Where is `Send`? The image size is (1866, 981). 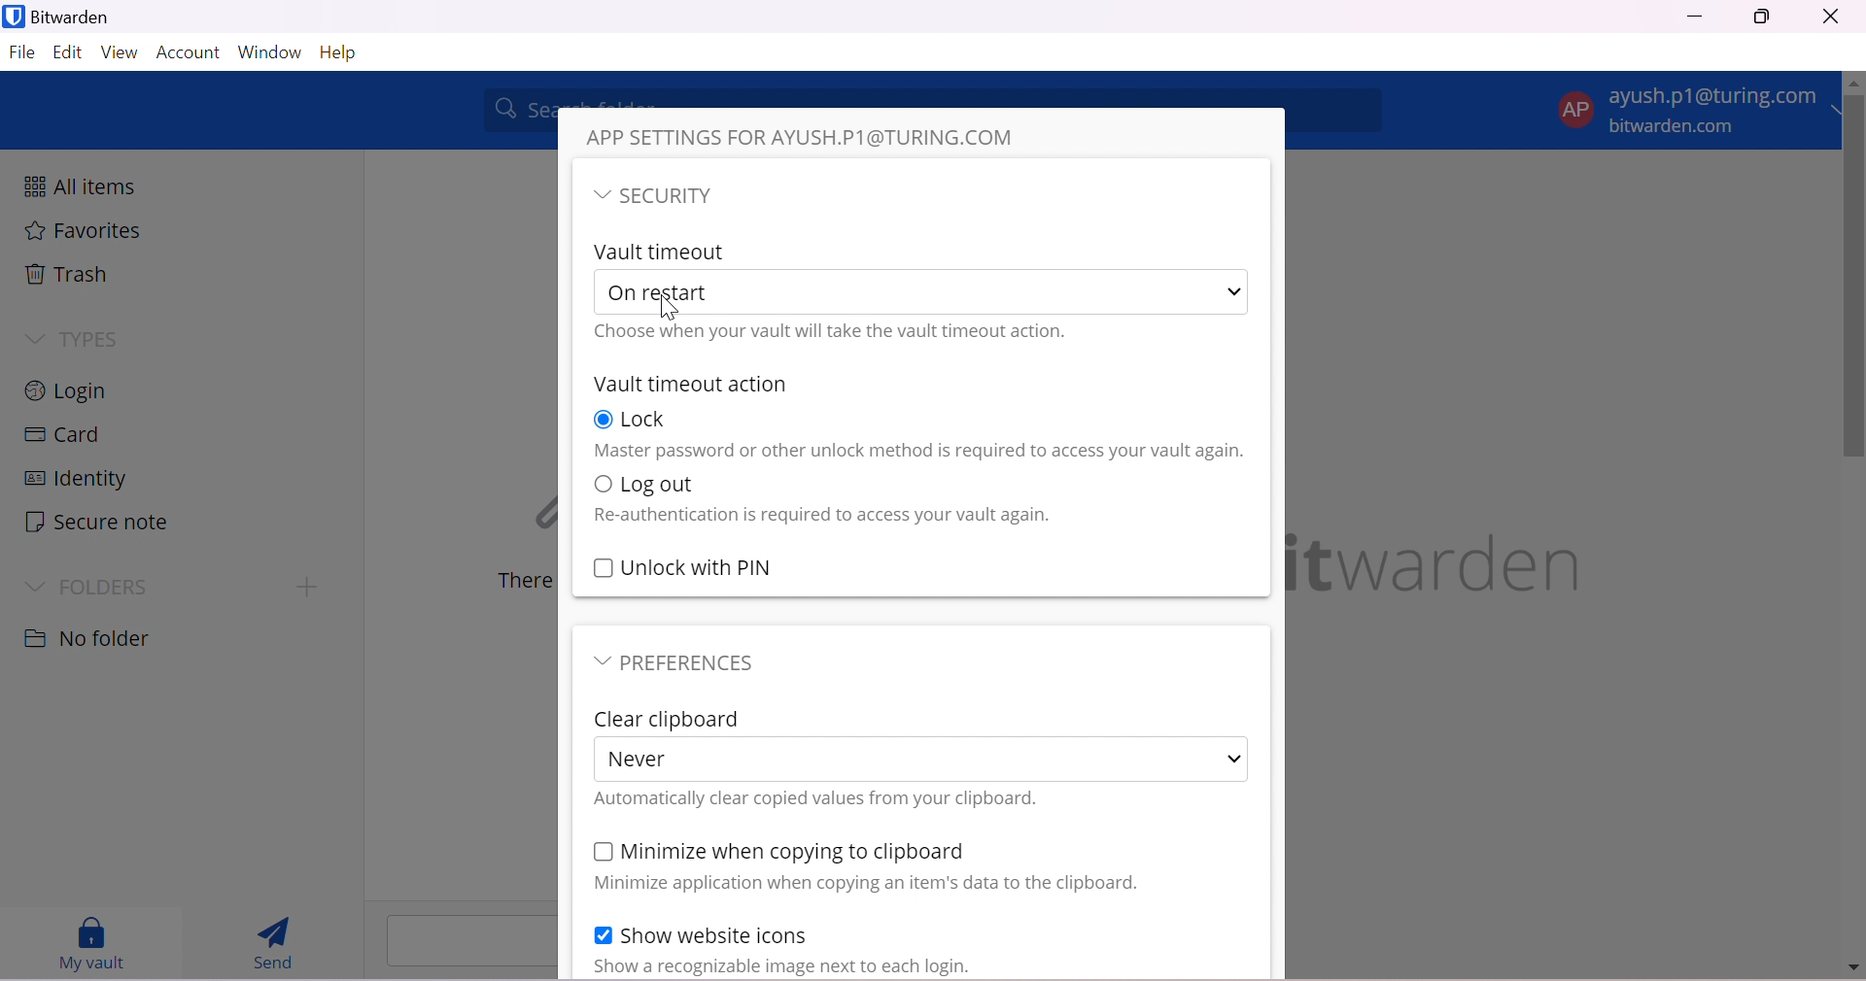
Send is located at coordinates (272, 943).